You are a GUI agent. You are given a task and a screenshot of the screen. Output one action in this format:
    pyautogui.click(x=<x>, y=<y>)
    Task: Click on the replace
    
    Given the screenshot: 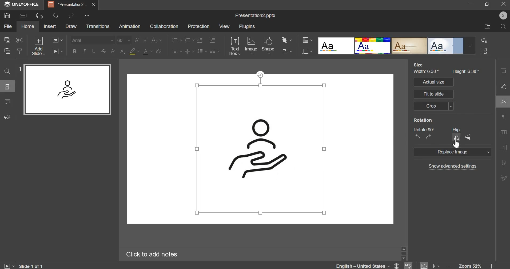 What is the action you would take?
    pyautogui.click(x=452, y=152)
    